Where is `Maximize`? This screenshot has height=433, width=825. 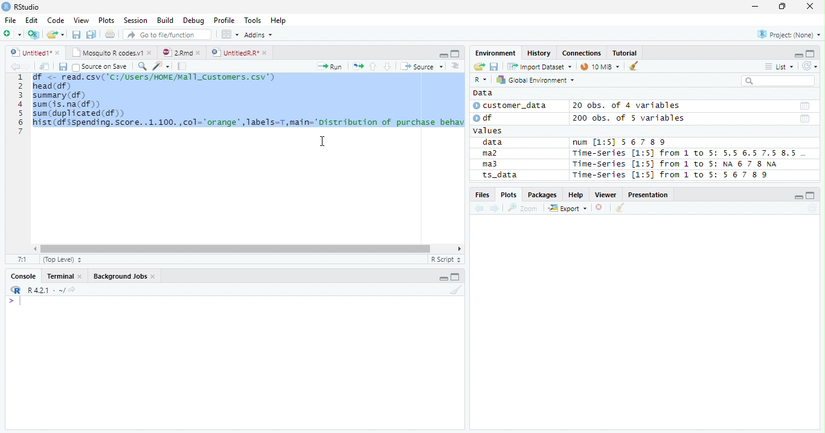 Maximize is located at coordinates (812, 195).